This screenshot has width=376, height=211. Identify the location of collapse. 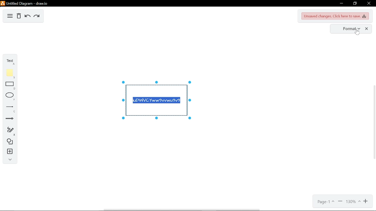
(9, 161).